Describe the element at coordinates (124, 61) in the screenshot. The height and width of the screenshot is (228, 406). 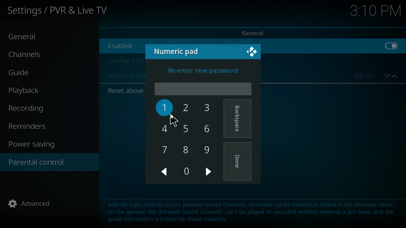
I see `change pin` at that location.